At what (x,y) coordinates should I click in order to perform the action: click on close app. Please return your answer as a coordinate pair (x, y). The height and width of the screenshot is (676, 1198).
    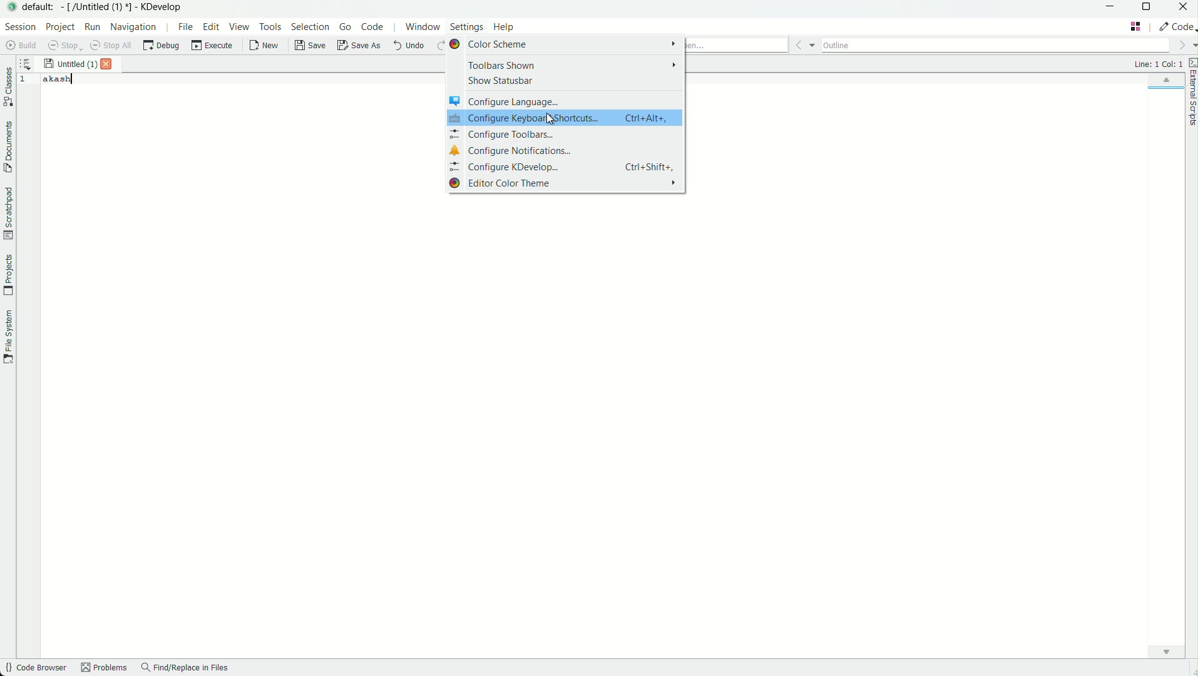
    Looking at the image, I should click on (1184, 8).